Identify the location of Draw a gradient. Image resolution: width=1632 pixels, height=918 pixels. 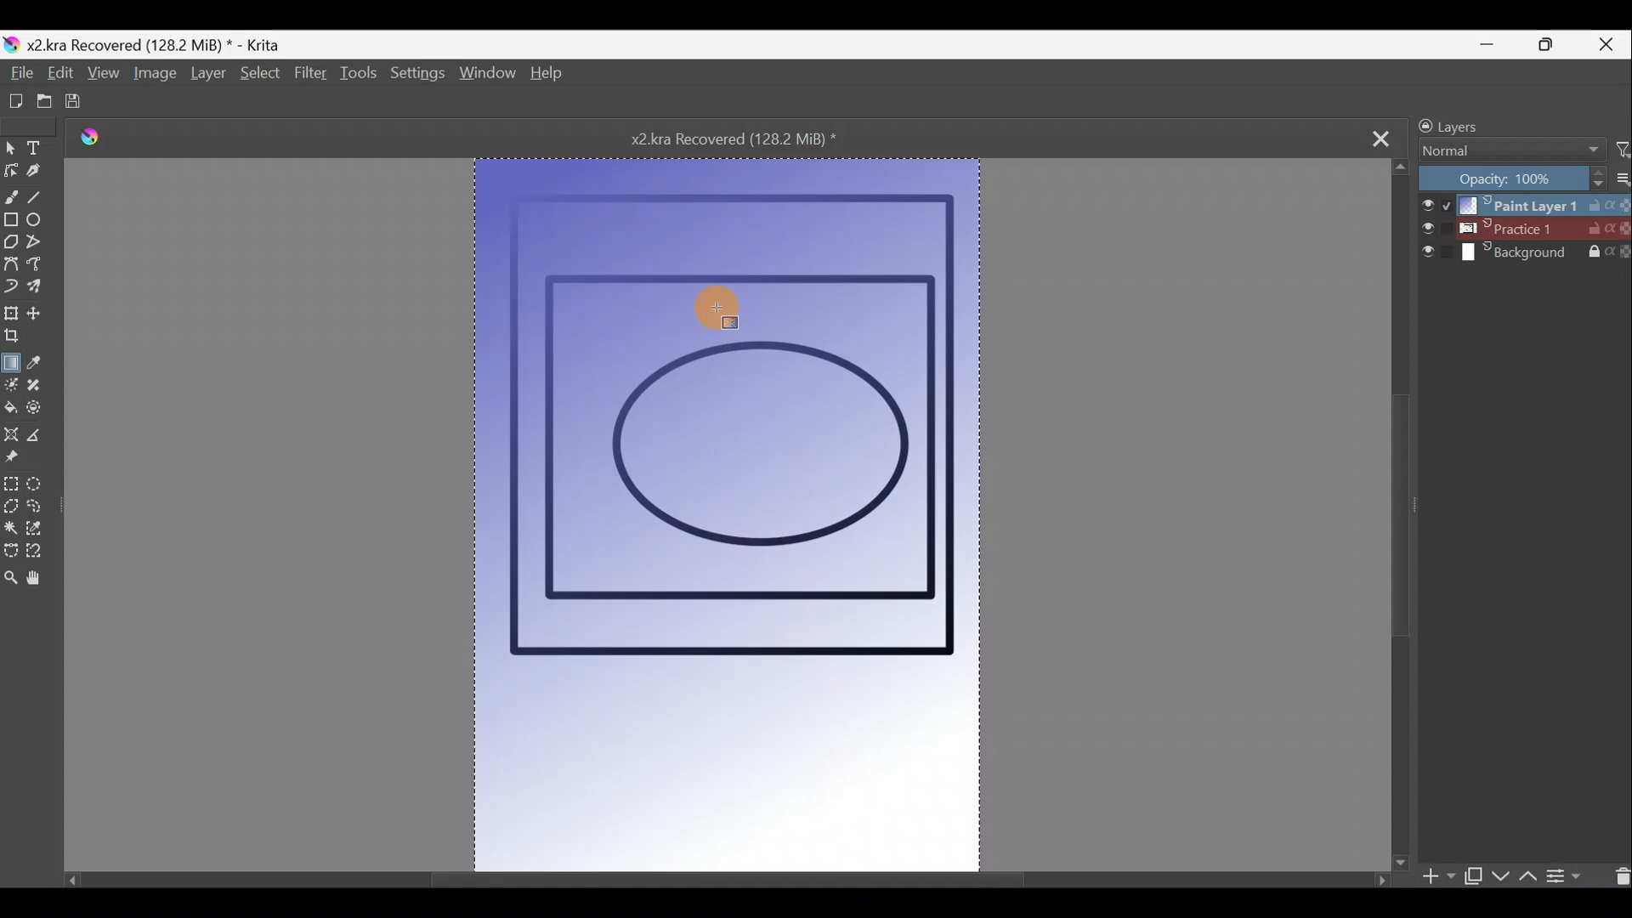
(12, 360).